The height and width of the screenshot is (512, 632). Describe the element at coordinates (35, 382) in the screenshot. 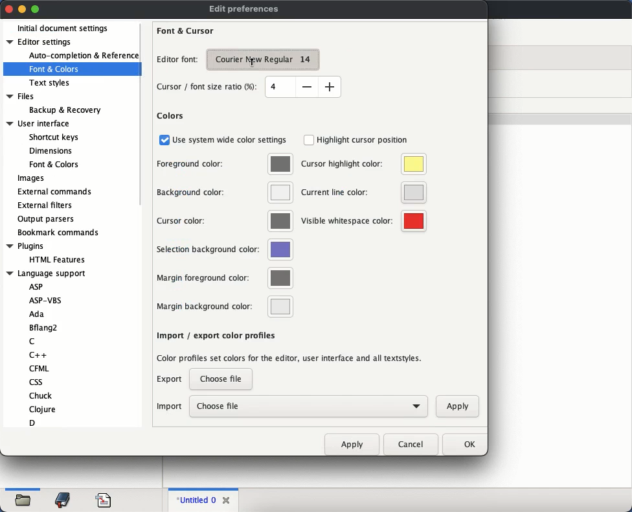

I see `css` at that location.